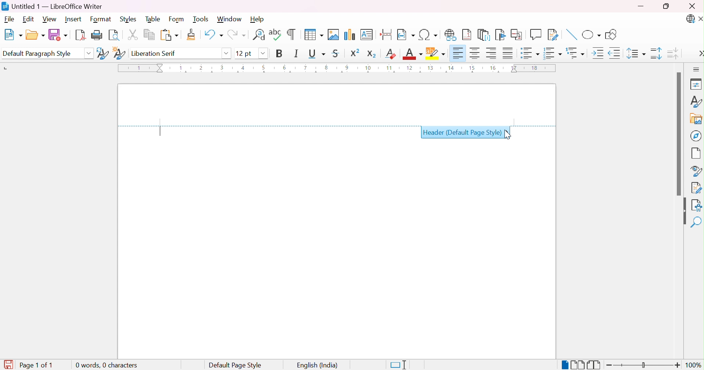 This screenshot has width=704, height=370. I want to click on Edit, so click(30, 19).